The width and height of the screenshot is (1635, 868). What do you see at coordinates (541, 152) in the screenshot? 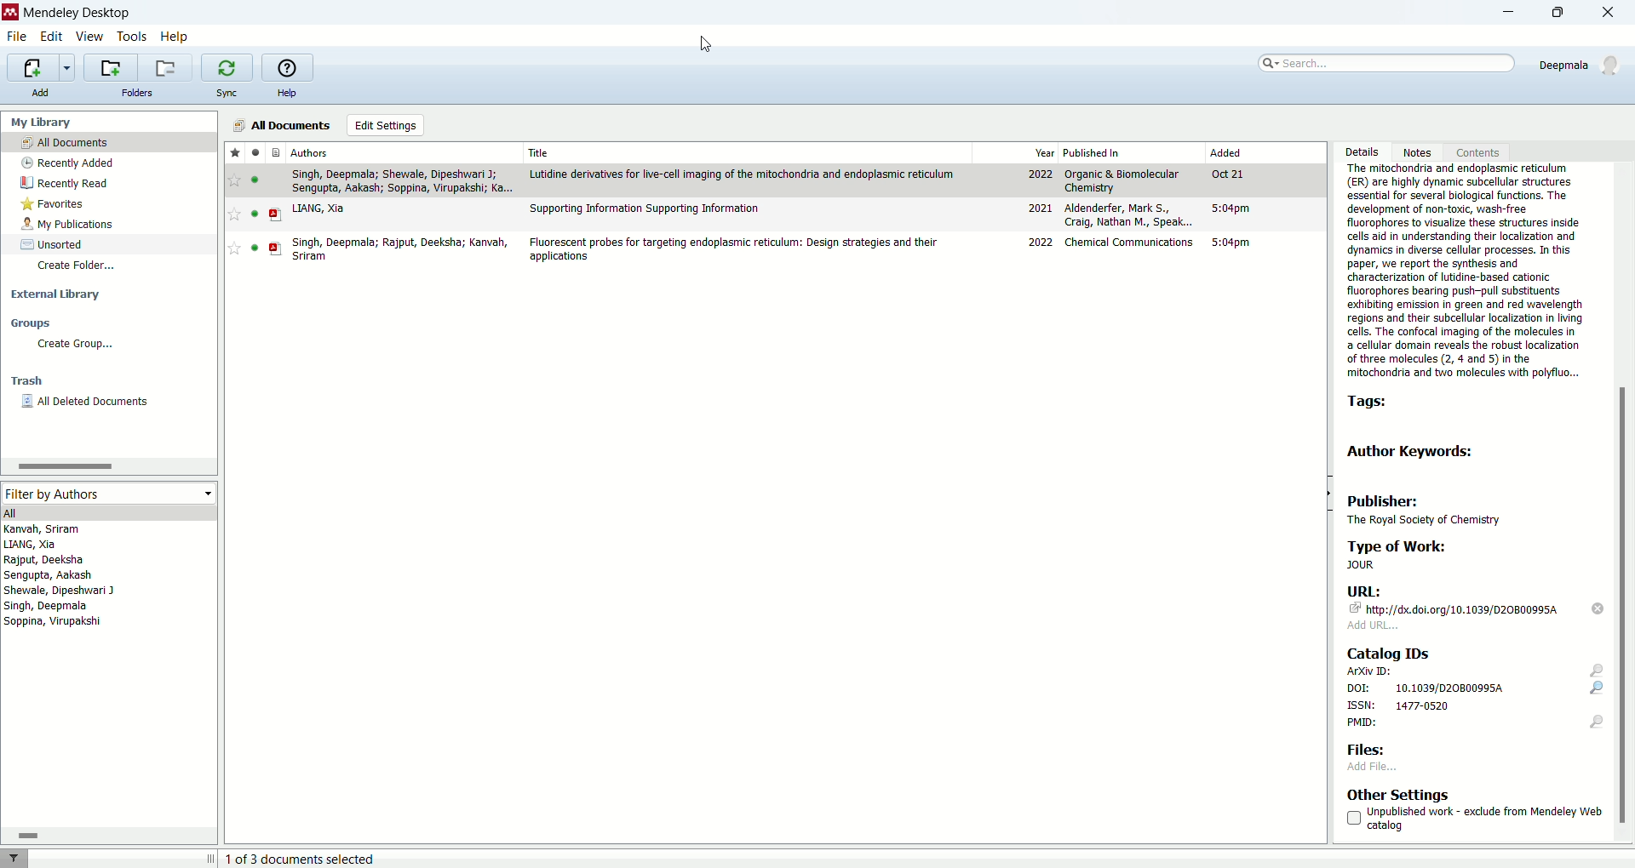
I see `title` at bounding box center [541, 152].